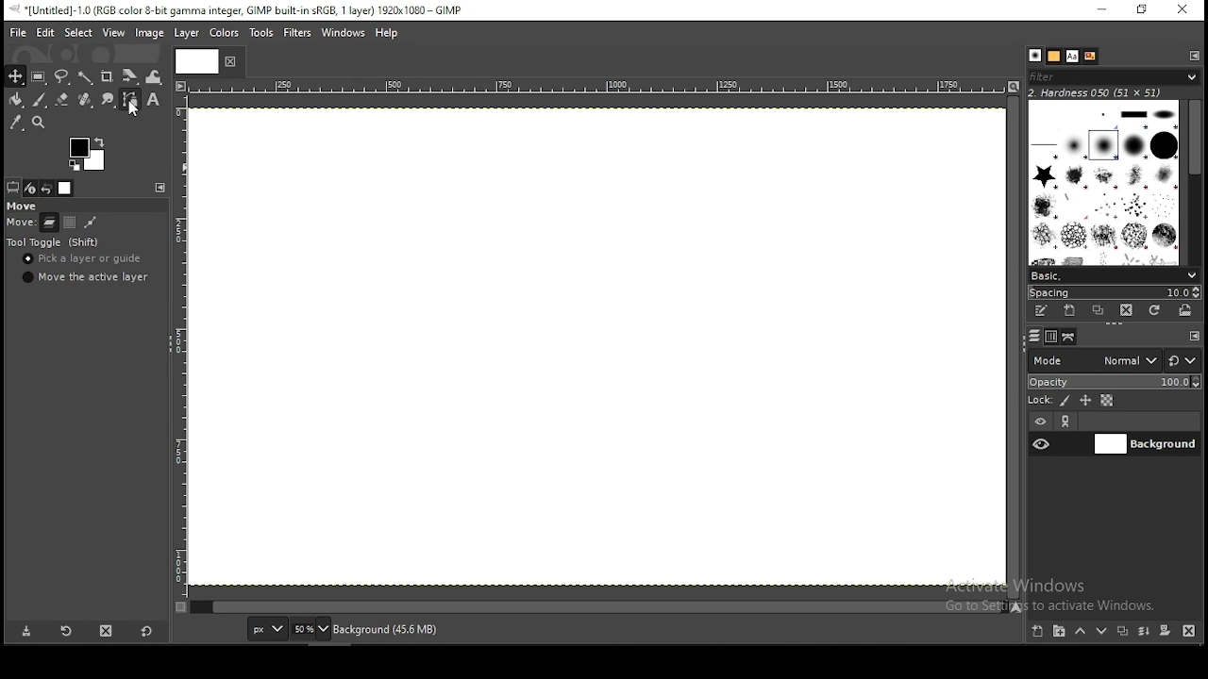 This screenshot has height=679, width=1208. Describe the element at coordinates (1089, 56) in the screenshot. I see `document history` at that location.